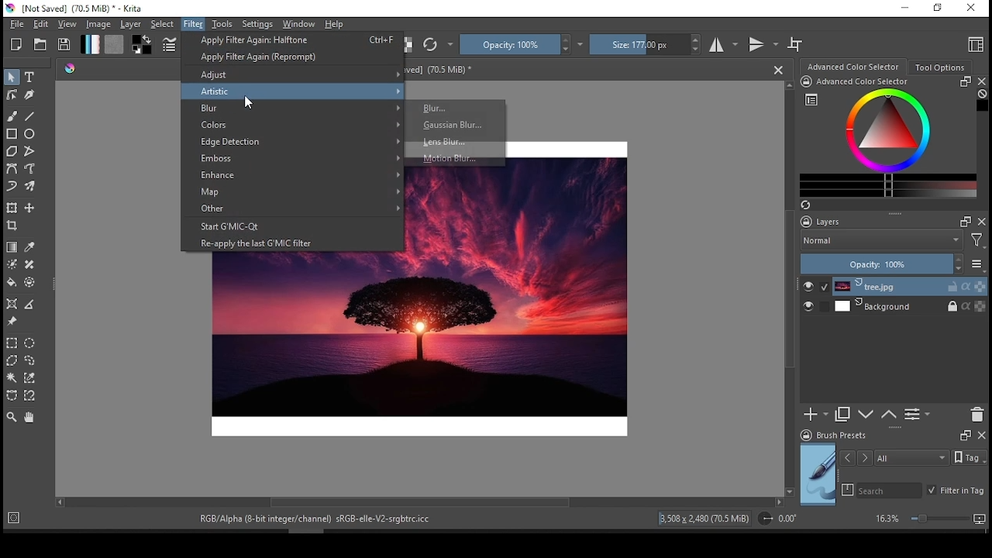  What do you see at coordinates (294, 141) in the screenshot?
I see `edge detection` at bounding box center [294, 141].